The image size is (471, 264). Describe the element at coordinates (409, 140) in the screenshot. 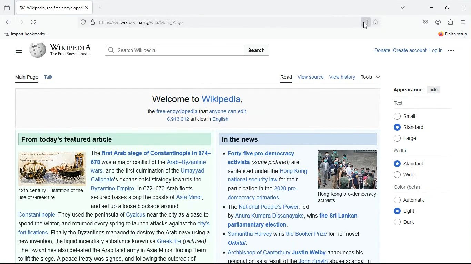

I see `large` at that location.